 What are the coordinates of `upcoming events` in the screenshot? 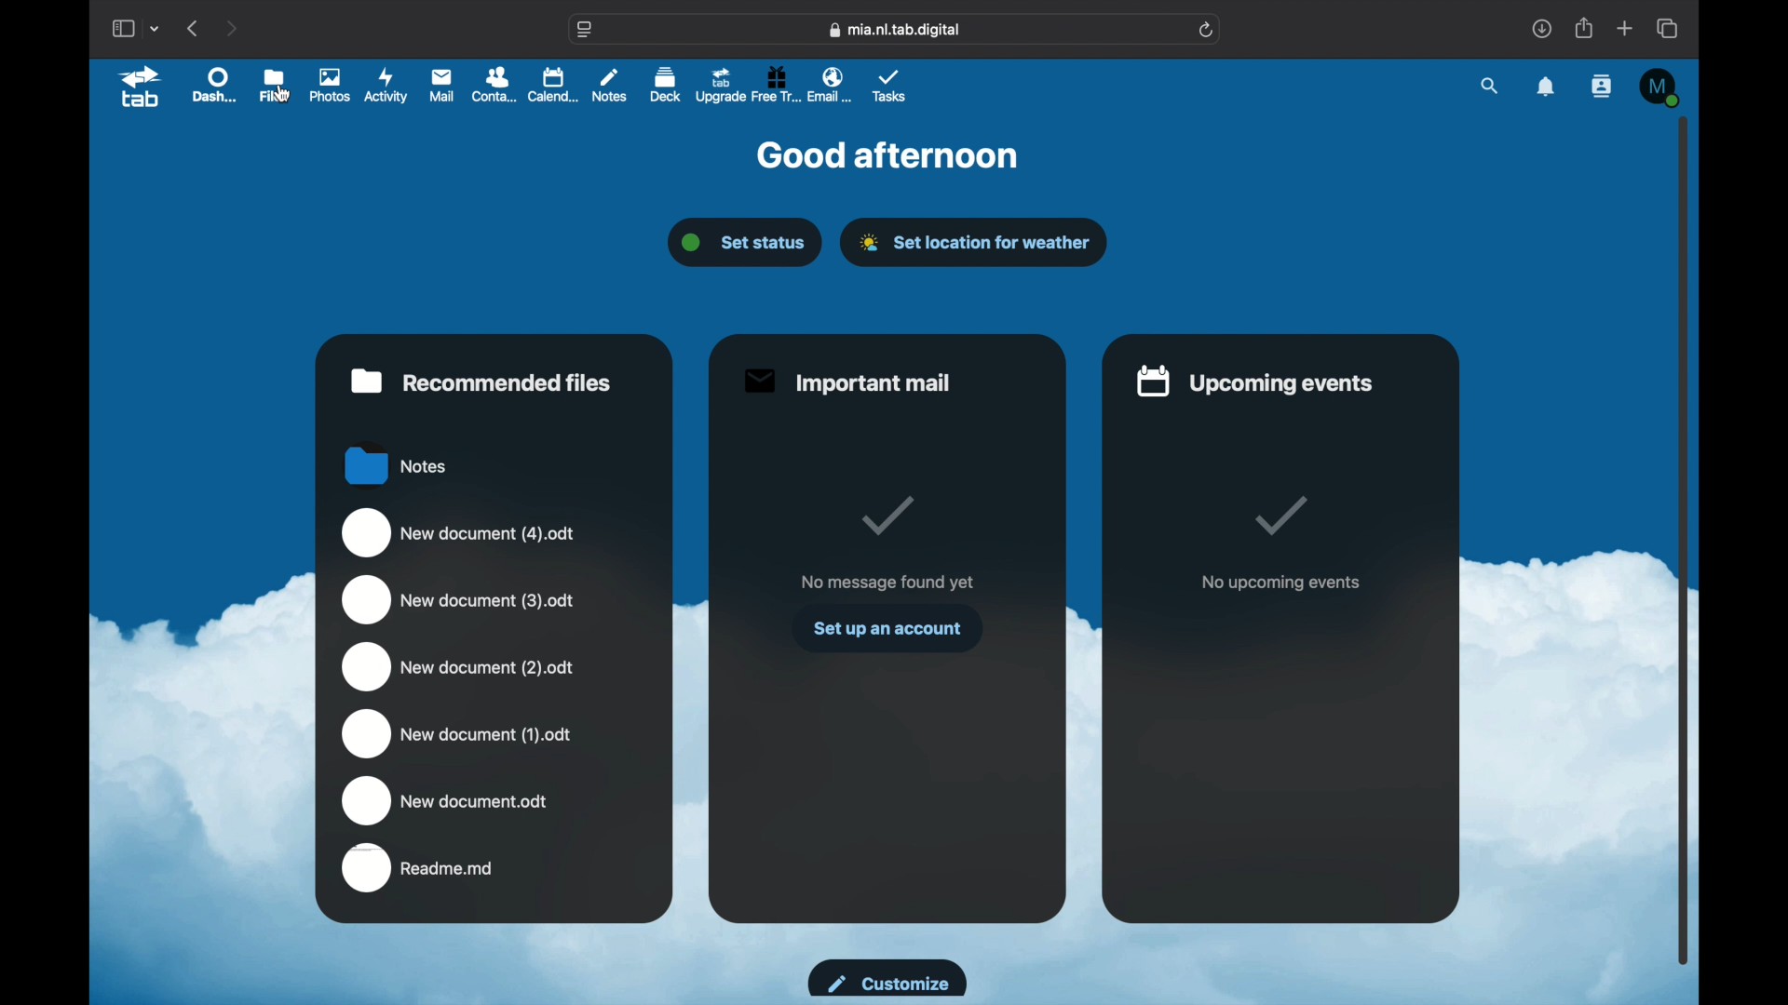 It's located at (1255, 382).